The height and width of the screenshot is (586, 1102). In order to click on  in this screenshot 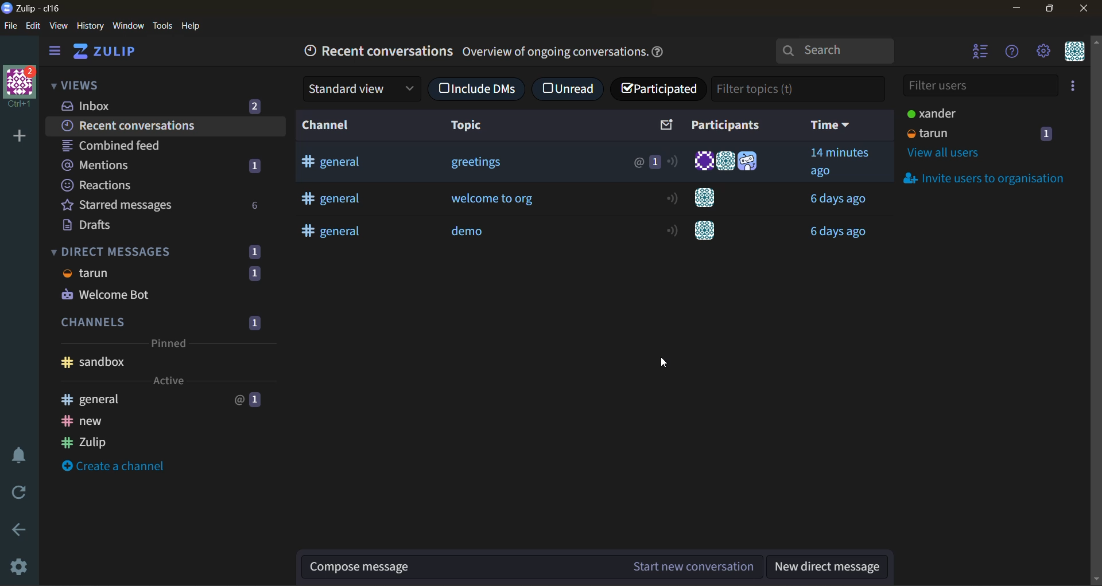, I will do `click(707, 230)`.